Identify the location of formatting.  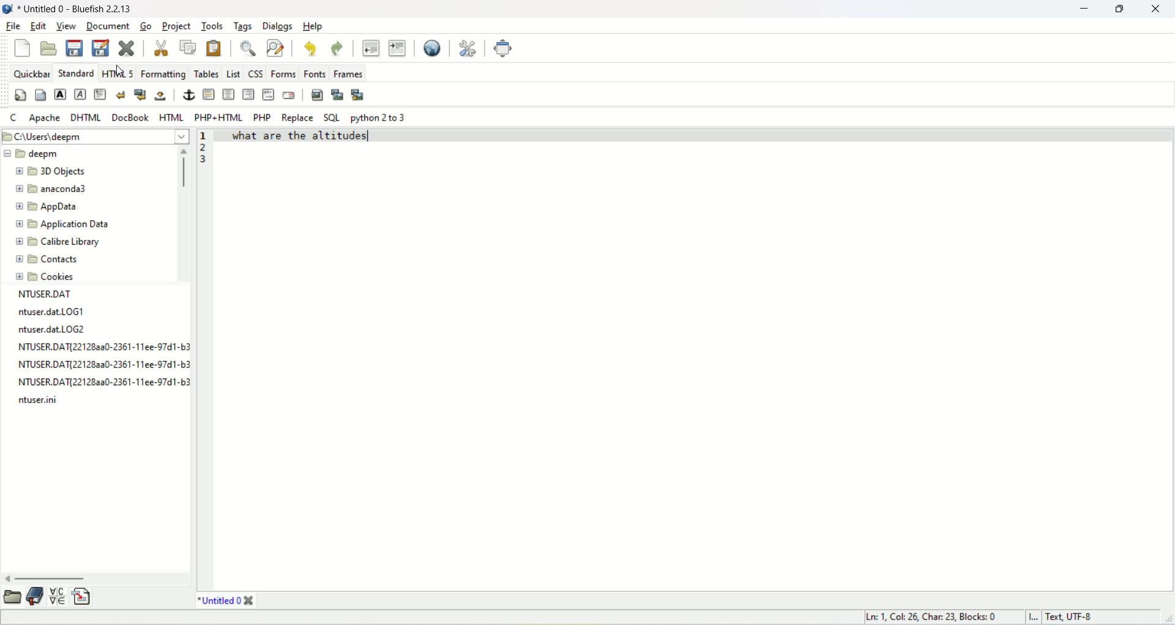
(165, 73).